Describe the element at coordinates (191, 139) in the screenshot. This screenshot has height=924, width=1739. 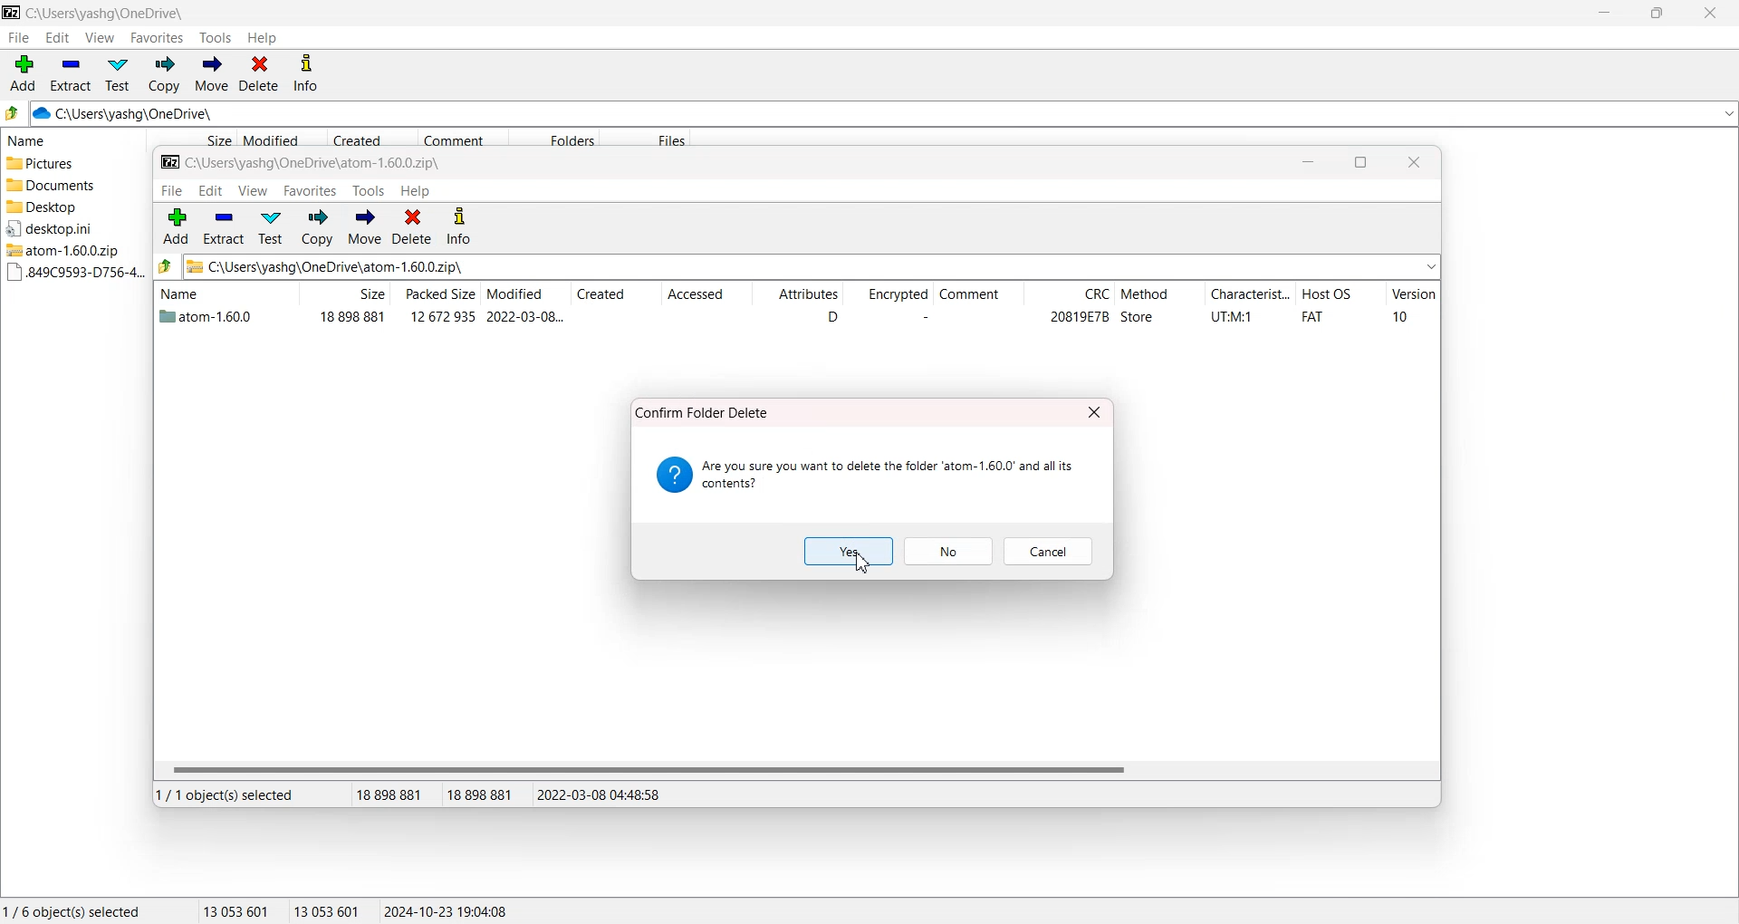
I see `Size` at that location.